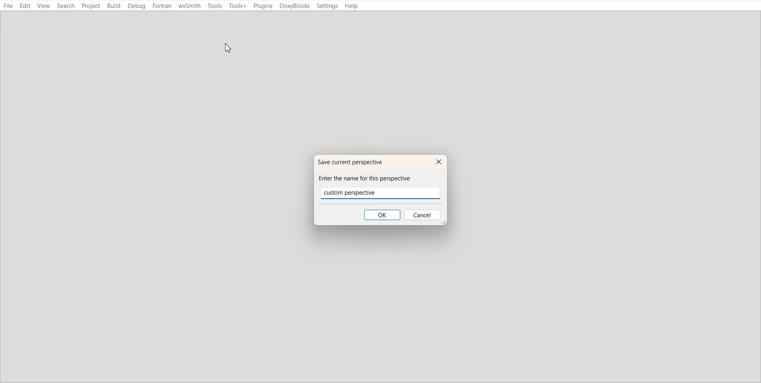  What do you see at coordinates (25, 6) in the screenshot?
I see `Edit` at bounding box center [25, 6].